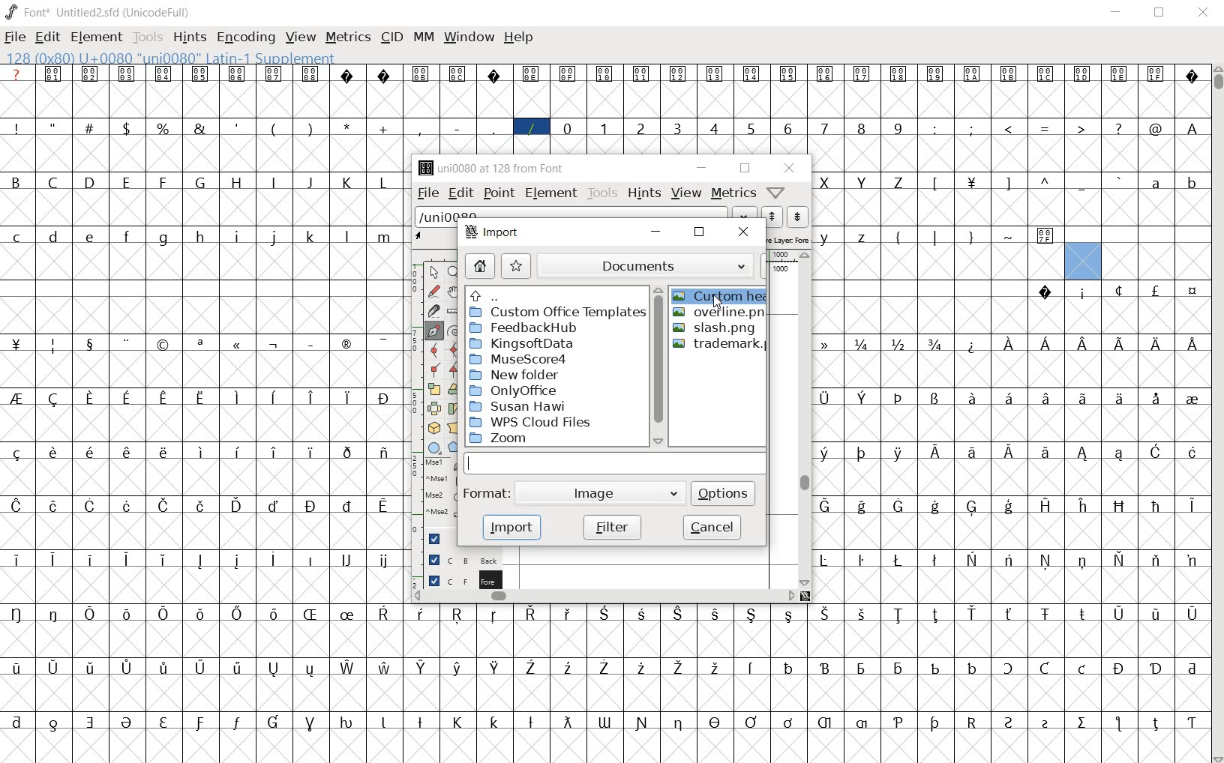  What do you see at coordinates (201, 615) in the screenshot?
I see `glyph` at bounding box center [201, 615].